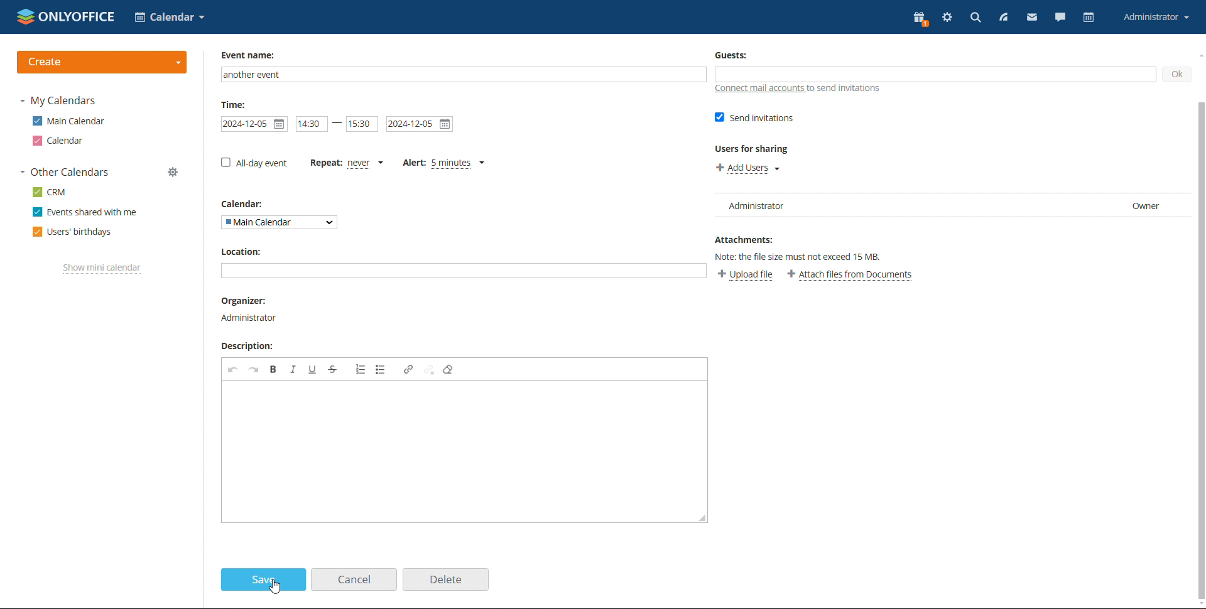 The height and width of the screenshot is (609, 1206). What do you see at coordinates (921, 19) in the screenshot?
I see `present` at bounding box center [921, 19].